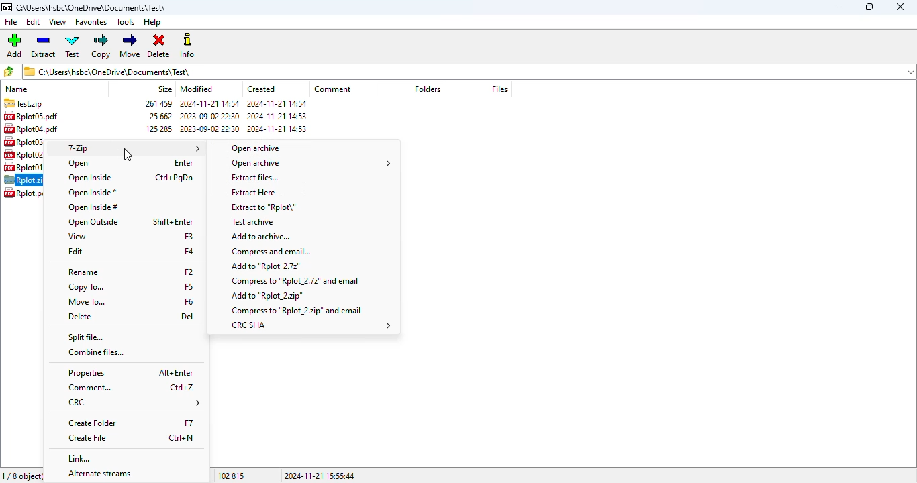 The height and width of the screenshot is (483, 917). Describe the element at coordinates (43, 45) in the screenshot. I see `extract` at that location.